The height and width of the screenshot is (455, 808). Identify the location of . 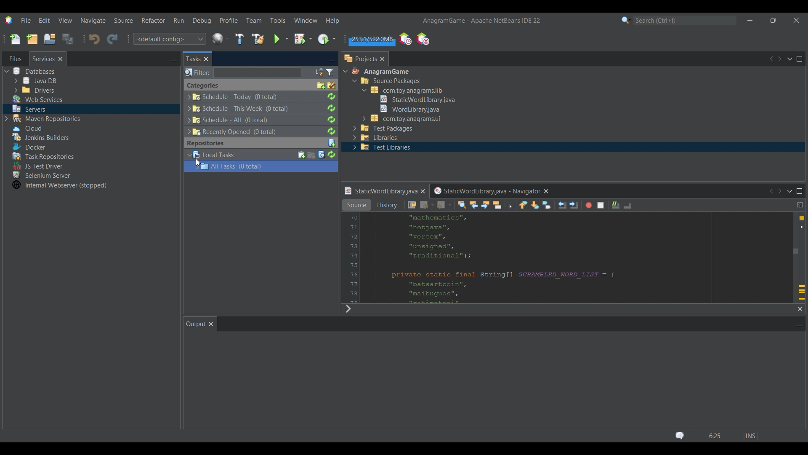
(521, 205).